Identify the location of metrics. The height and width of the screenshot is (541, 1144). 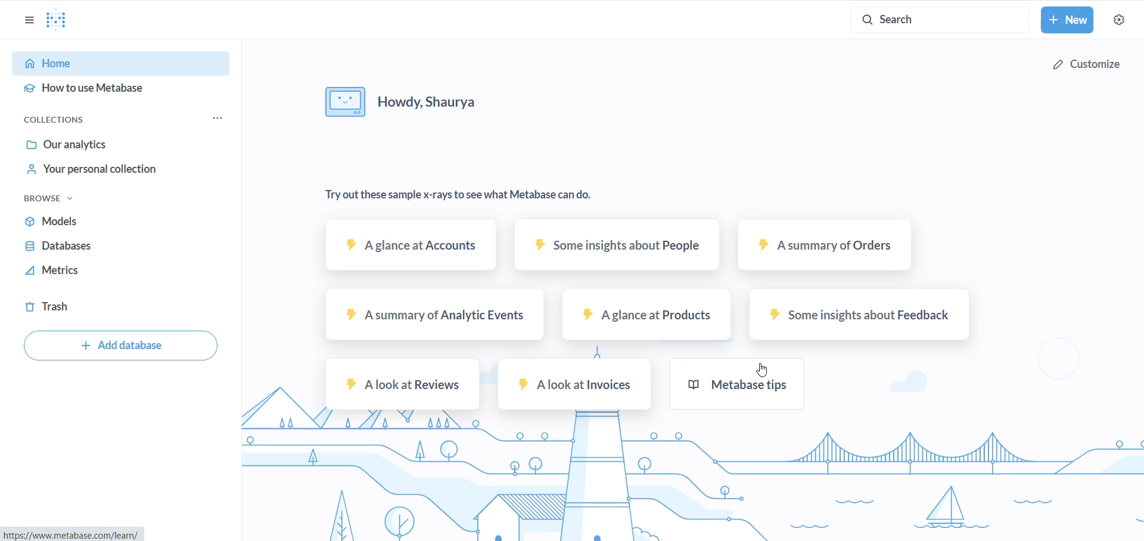
(83, 272).